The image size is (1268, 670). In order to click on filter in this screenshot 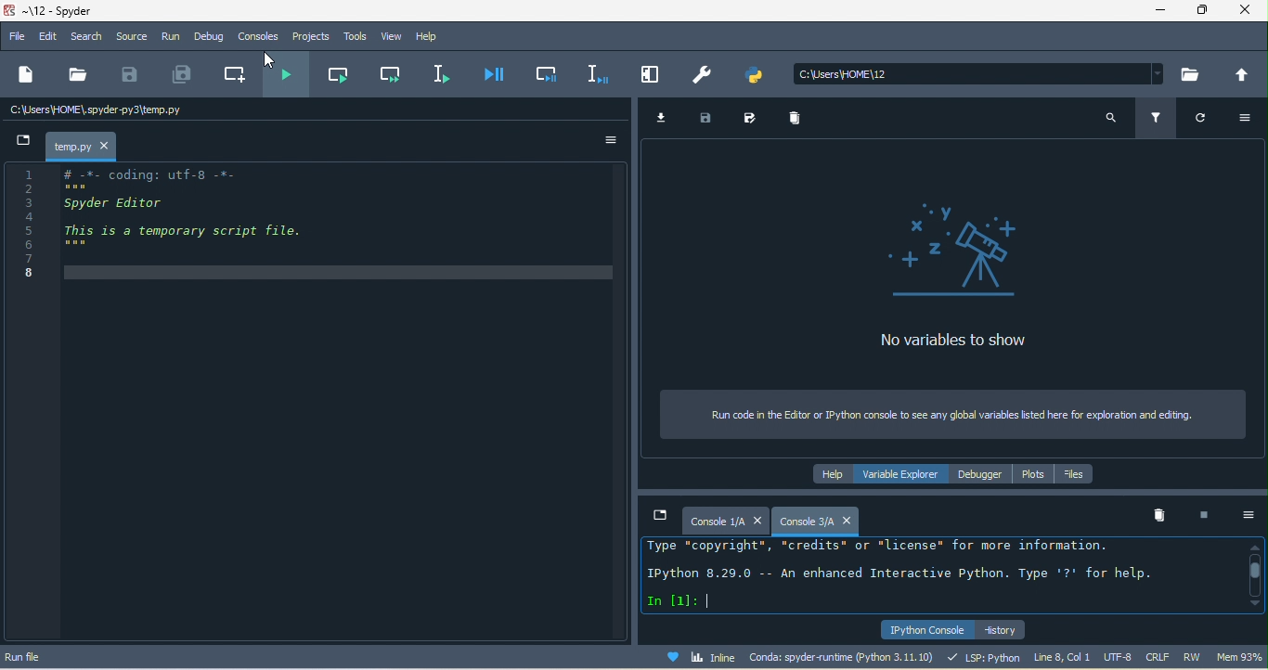, I will do `click(1155, 117)`.